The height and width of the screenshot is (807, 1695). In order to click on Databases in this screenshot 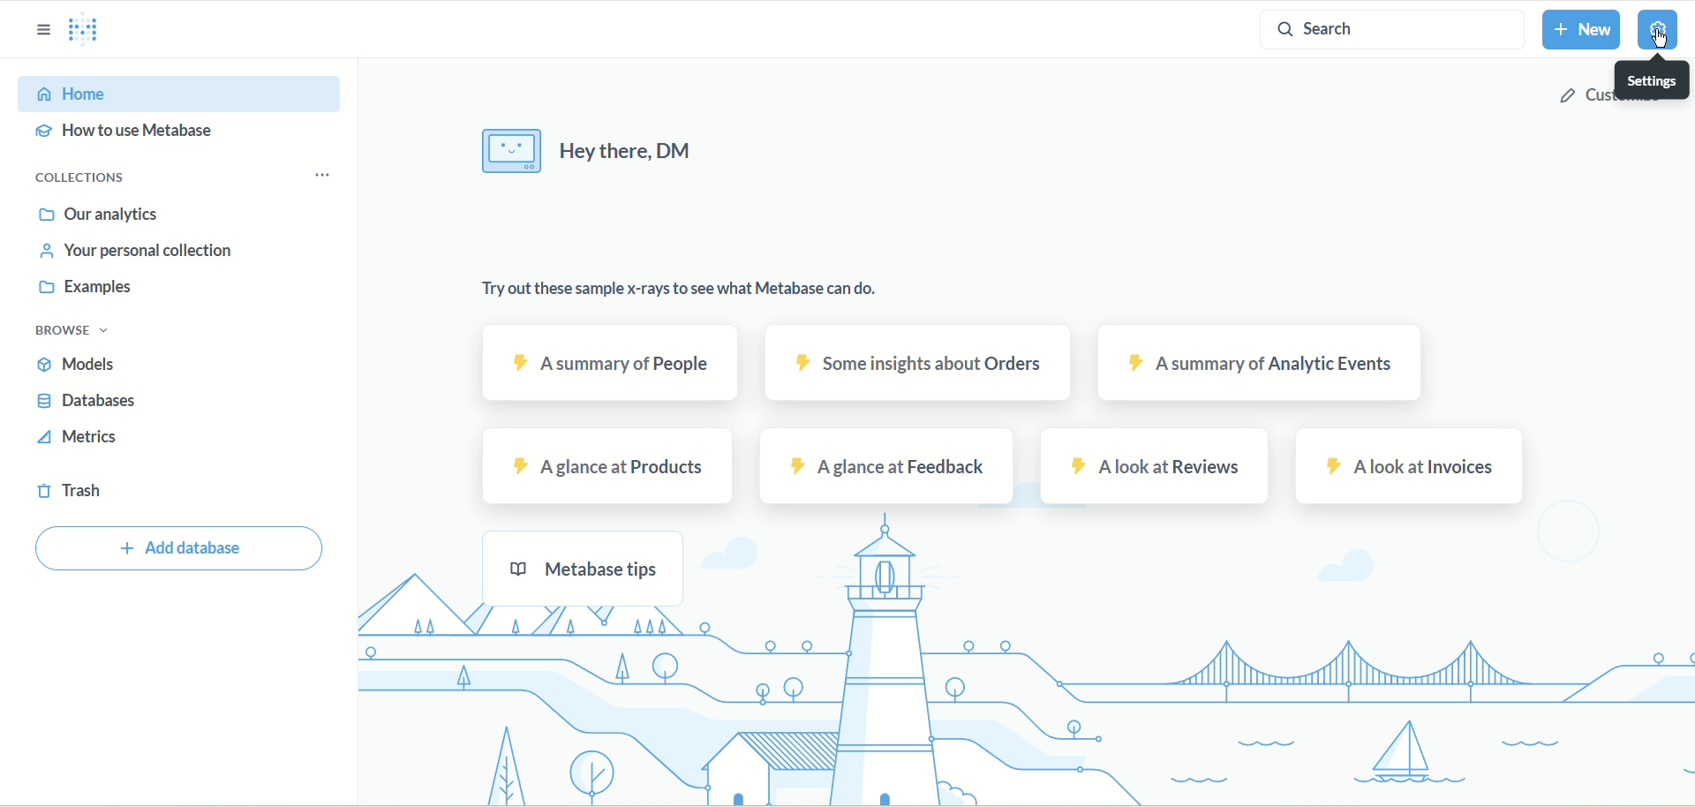, I will do `click(73, 401)`.